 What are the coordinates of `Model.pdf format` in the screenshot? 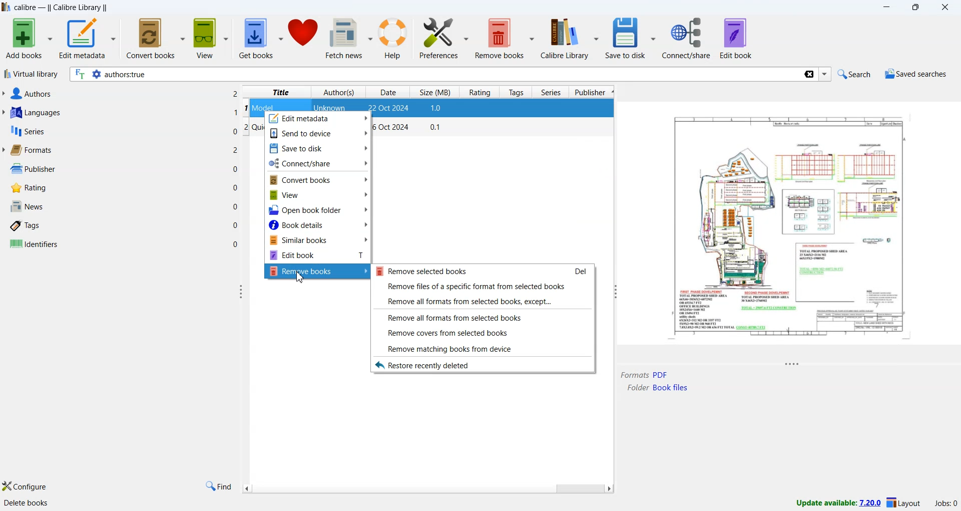 It's located at (644, 375).